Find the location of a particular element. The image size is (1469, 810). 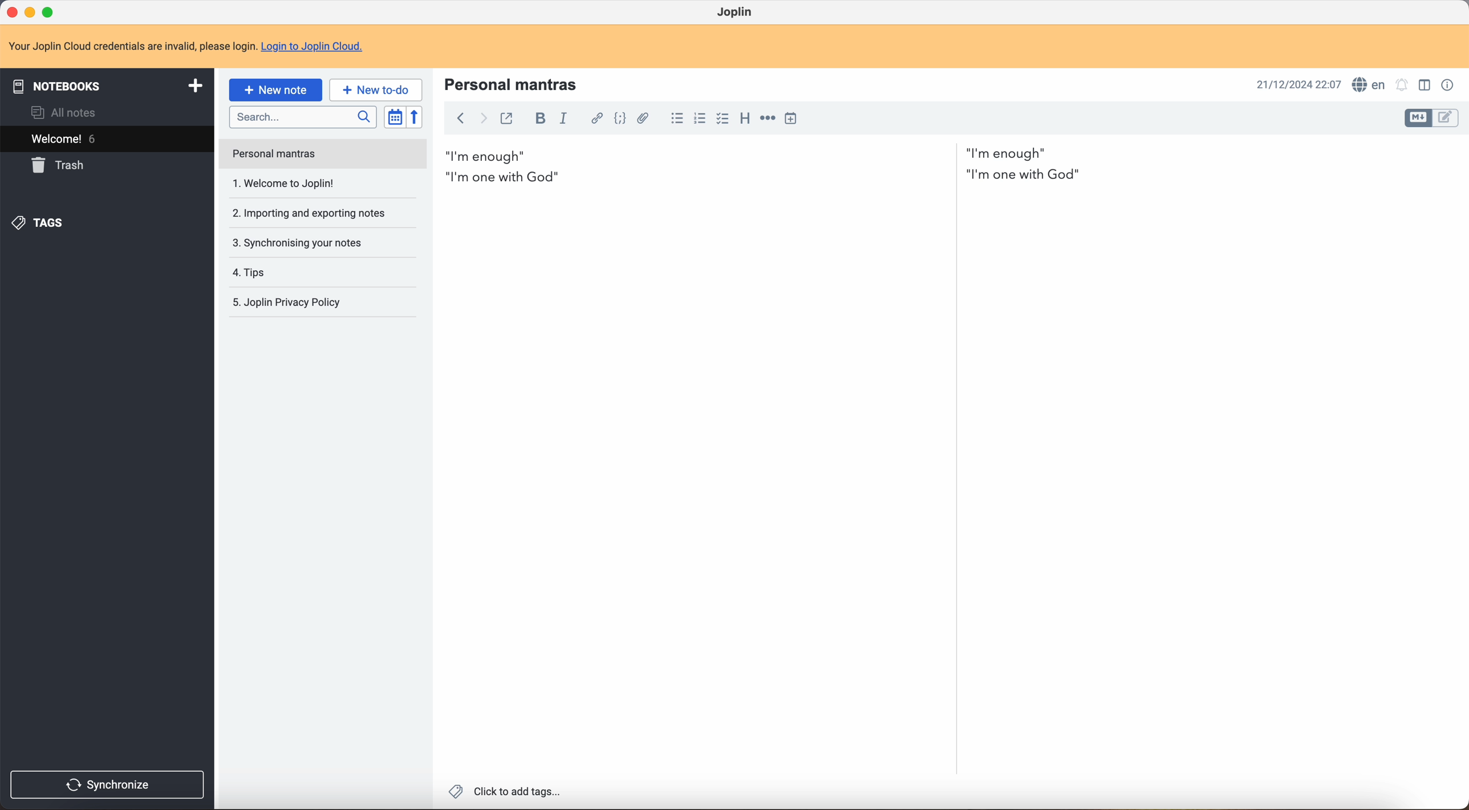

personal mantras title is located at coordinates (515, 83).